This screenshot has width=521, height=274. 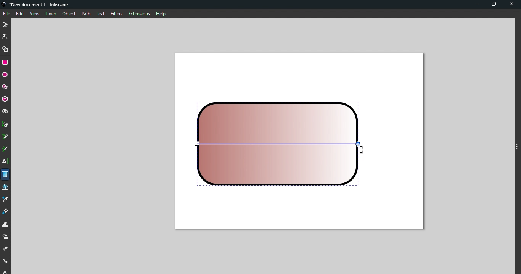 I want to click on Rectangle tool, so click(x=6, y=62).